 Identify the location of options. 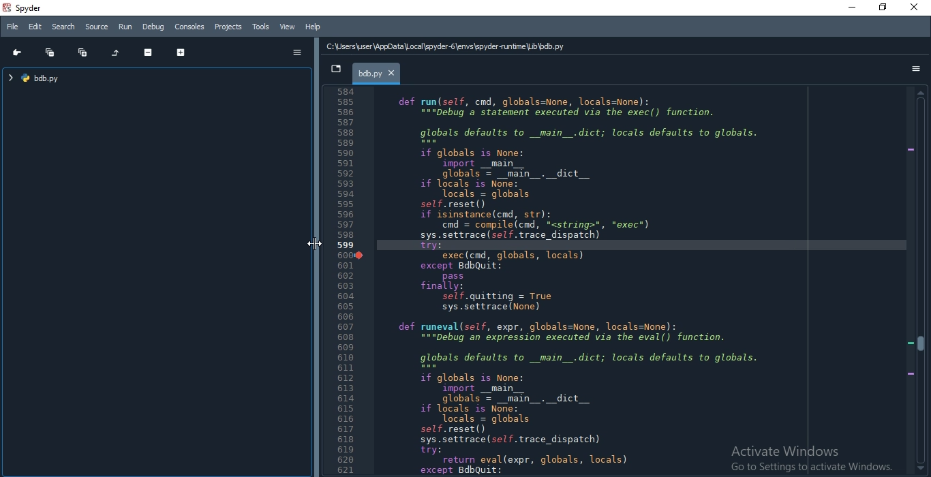
(297, 52).